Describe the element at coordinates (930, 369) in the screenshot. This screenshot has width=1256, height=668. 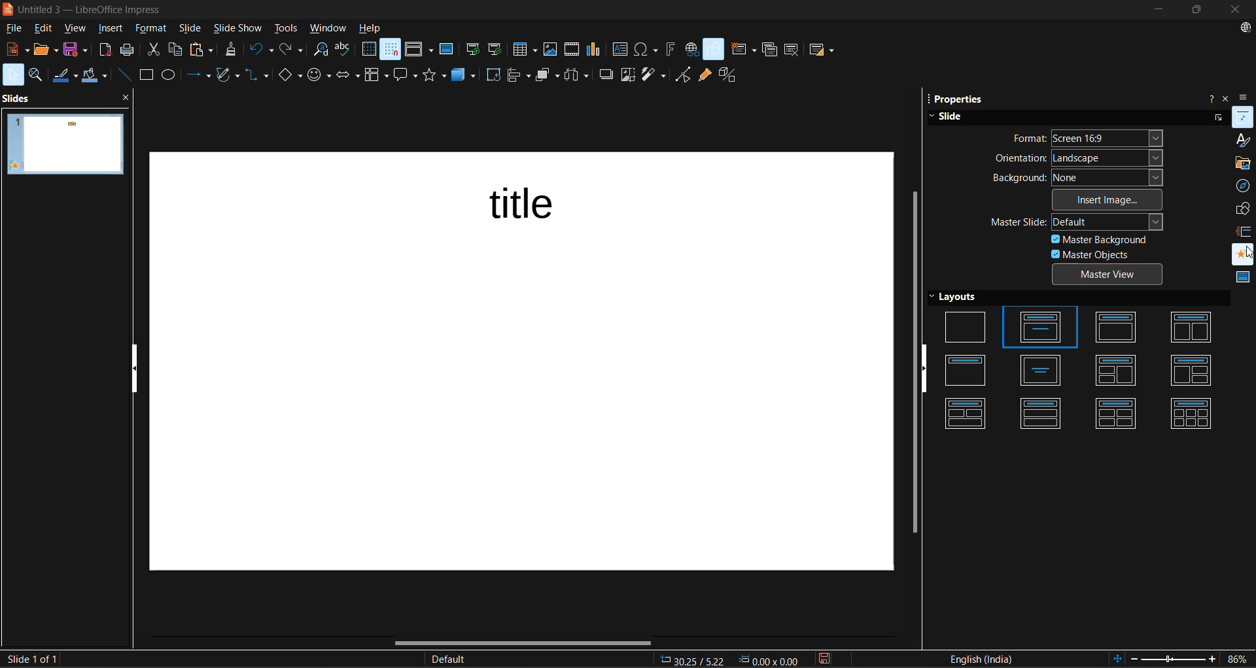
I see `hide` at that location.